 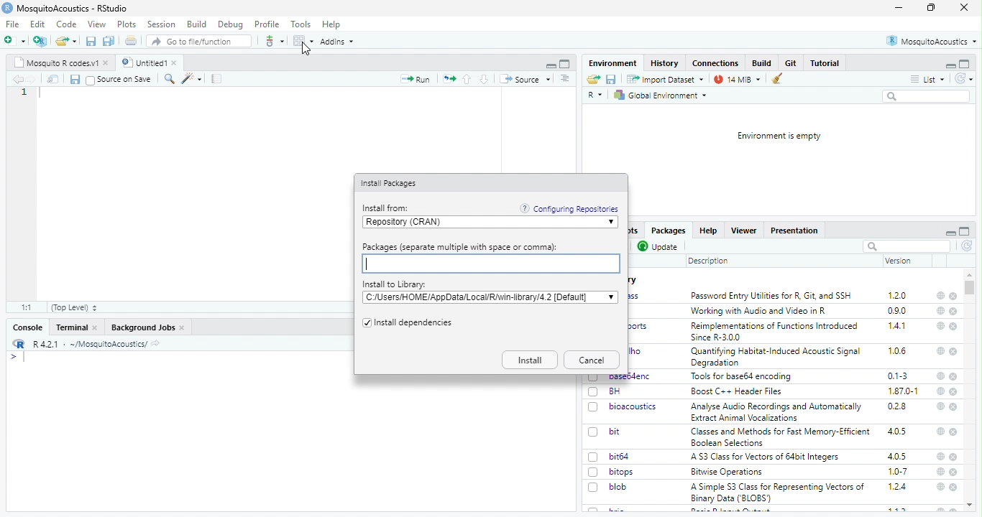 I want to click on Install Packages, so click(x=390, y=184).